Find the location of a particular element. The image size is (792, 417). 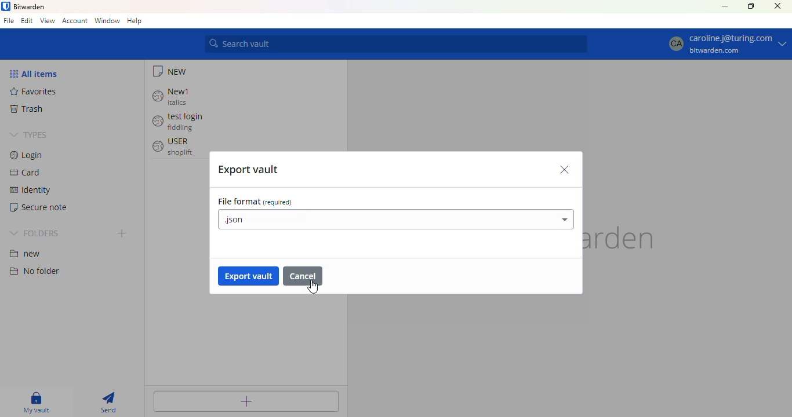

file is located at coordinates (9, 20).